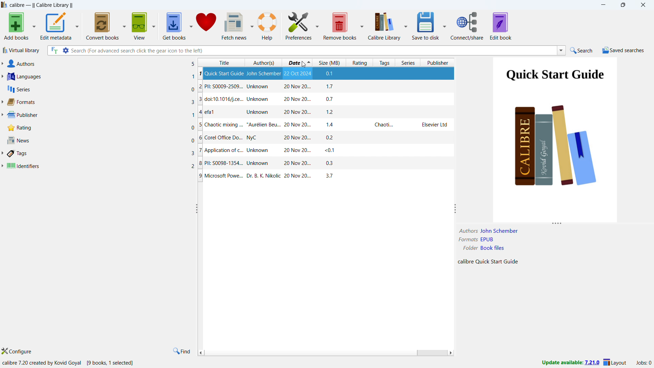 The image size is (654, 368). Describe the element at coordinates (329, 62) in the screenshot. I see `size` at that location.